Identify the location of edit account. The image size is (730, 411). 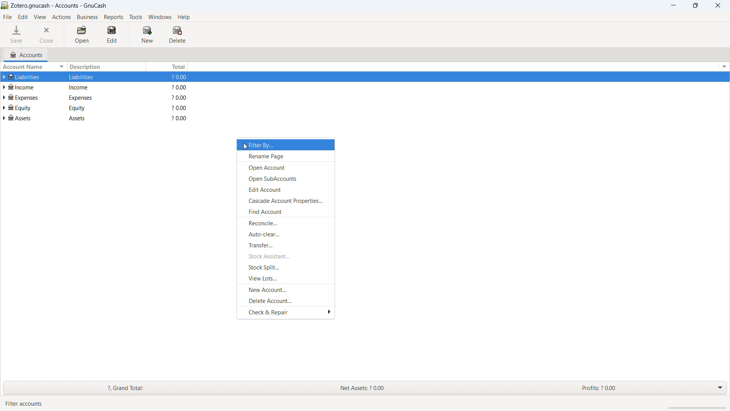
(285, 189).